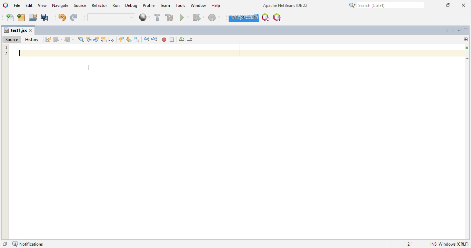  Describe the element at coordinates (459, 30) in the screenshot. I see `show opened documents list` at that location.